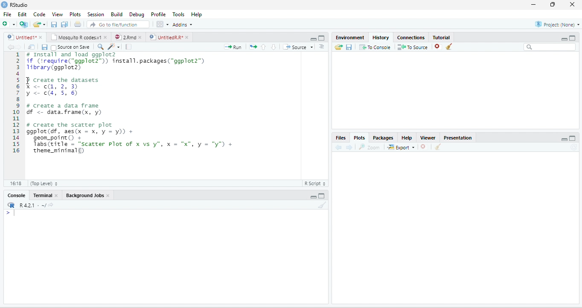 The width and height of the screenshot is (582, 308). What do you see at coordinates (401, 147) in the screenshot?
I see `Export` at bounding box center [401, 147].